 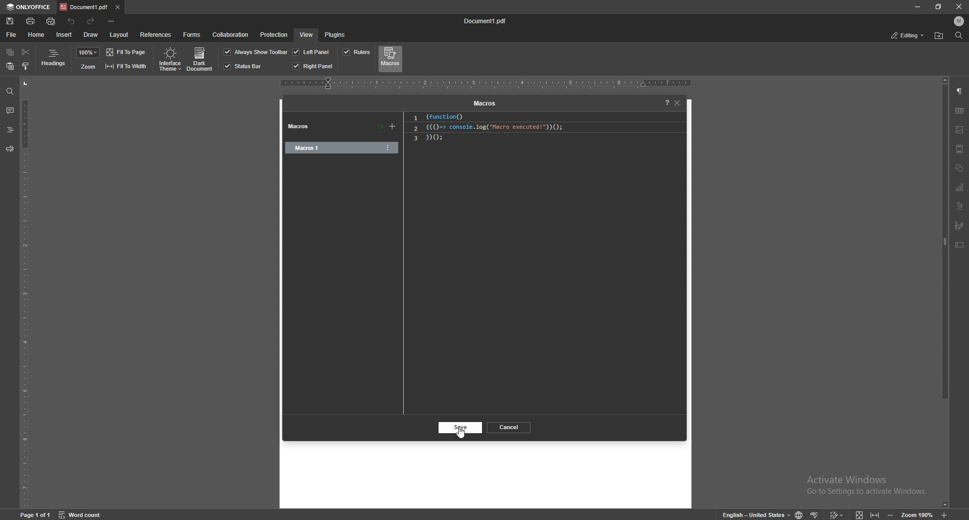 What do you see at coordinates (892, 514) in the screenshot?
I see `zoom out` at bounding box center [892, 514].